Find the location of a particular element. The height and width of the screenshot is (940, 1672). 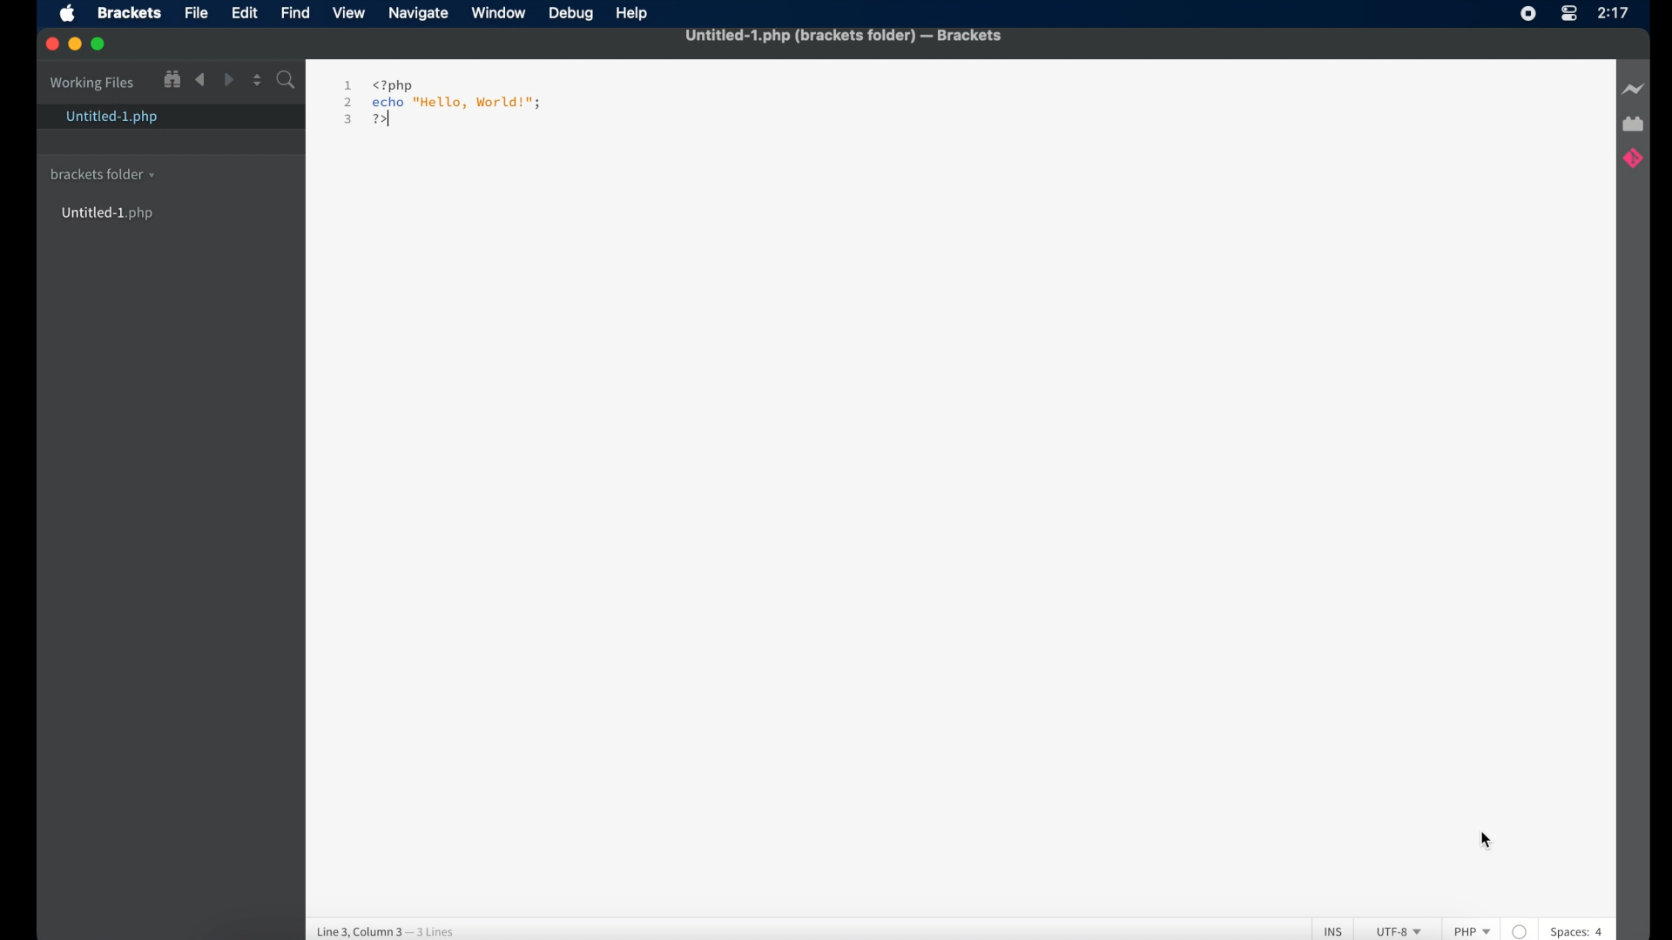

forward is located at coordinates (227, 79).